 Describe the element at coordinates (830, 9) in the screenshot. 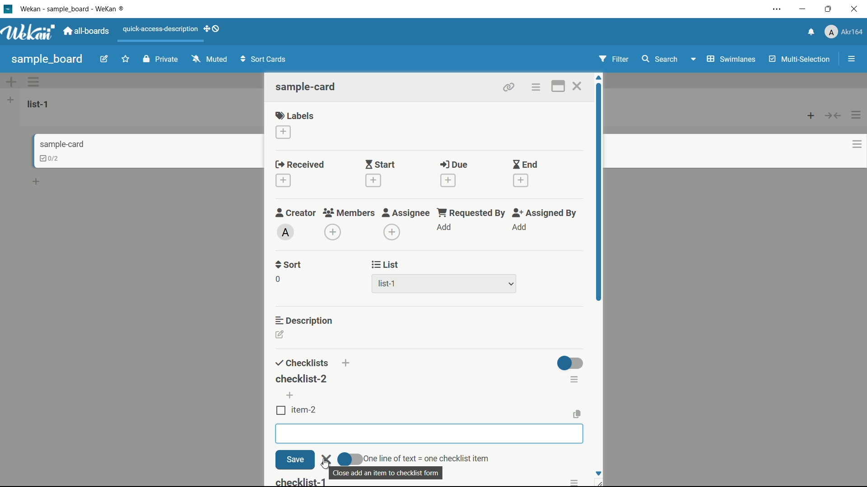

I see `maximize` at that location.